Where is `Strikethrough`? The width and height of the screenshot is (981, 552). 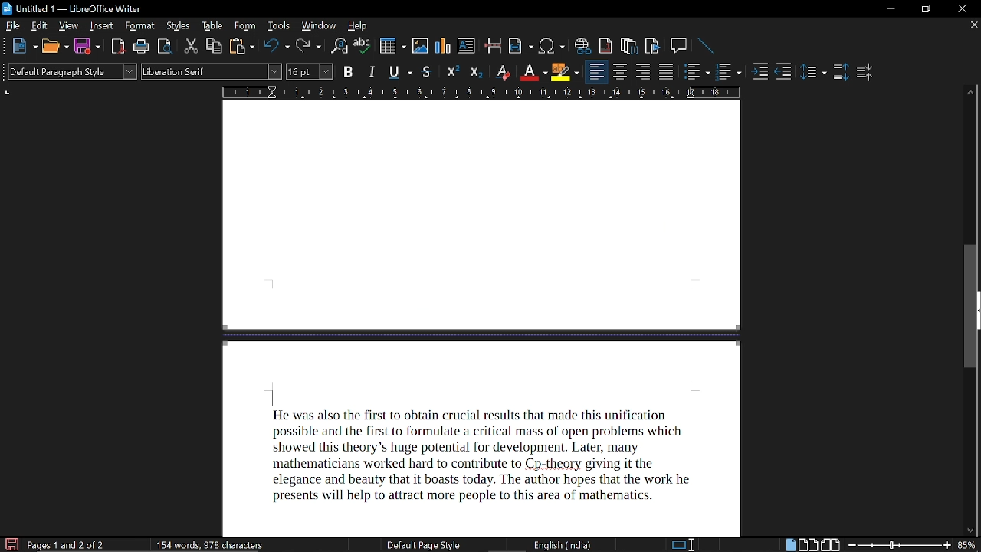
Strikethrough is located at coordinates (428, 72).